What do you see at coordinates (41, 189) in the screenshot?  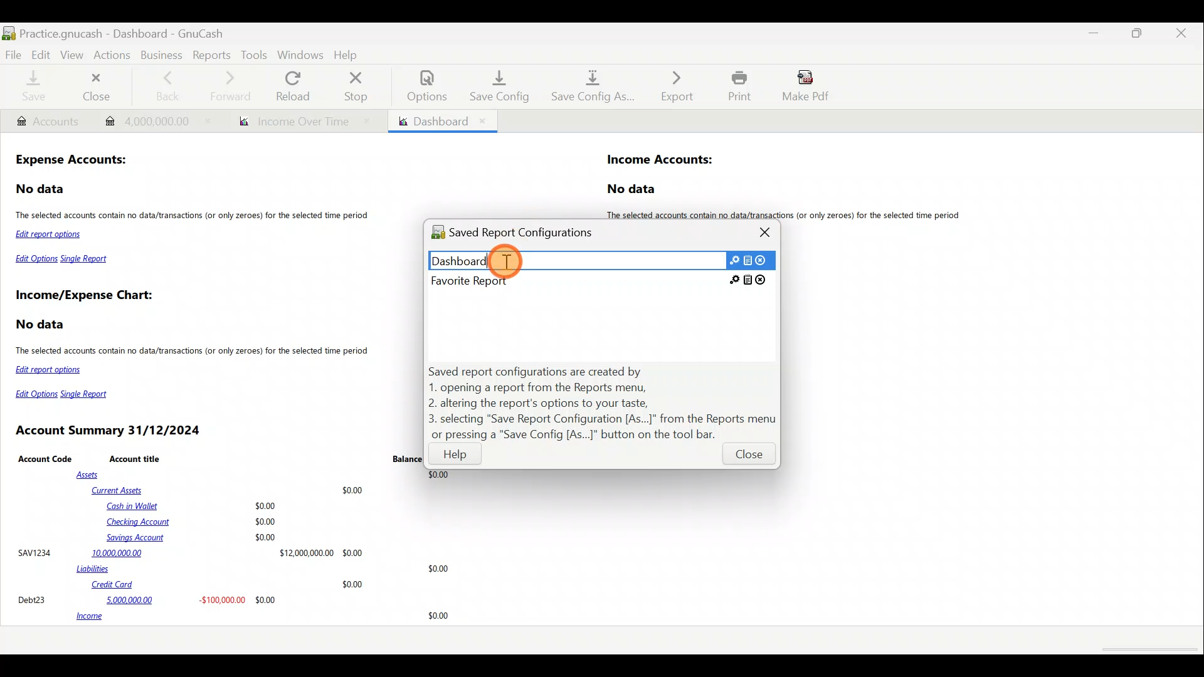 I see `No data` at bounding box center [41, 189].